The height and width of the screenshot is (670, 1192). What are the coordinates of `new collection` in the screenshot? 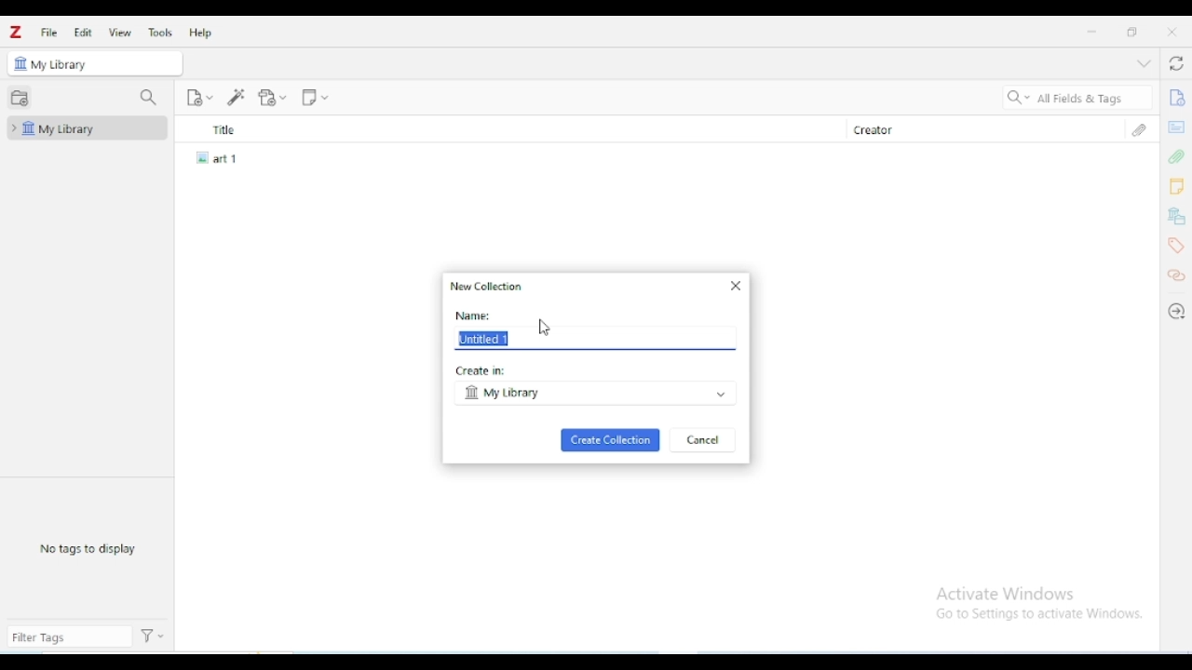 It's located at (489, 287).